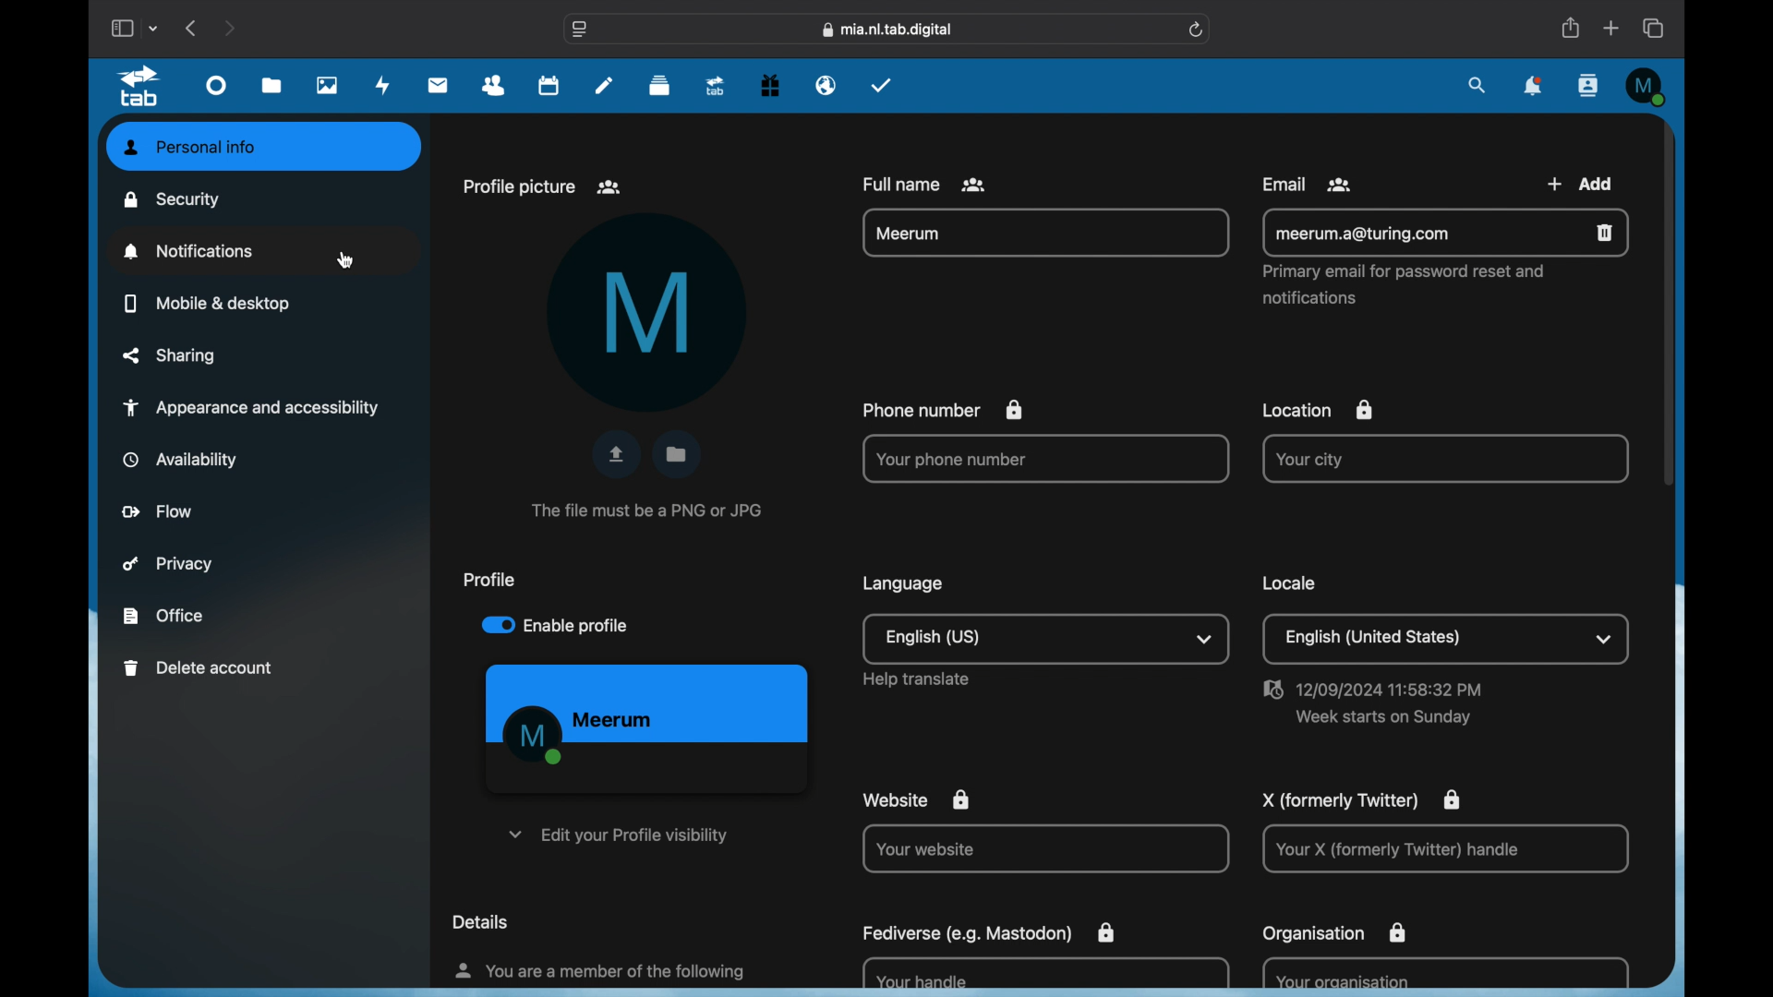 This screenshot has width=1773, height=997. I want to click on profile picture, so click(545, 187).